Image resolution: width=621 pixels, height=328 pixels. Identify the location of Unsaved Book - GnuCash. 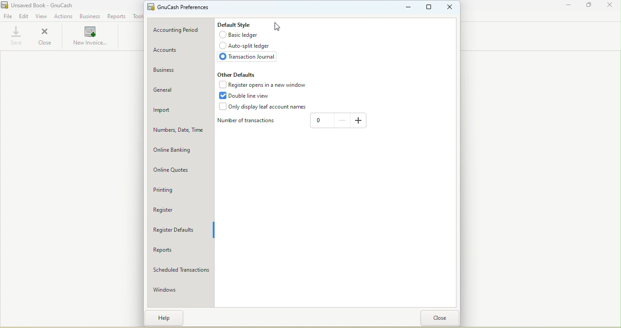
(42, 5).